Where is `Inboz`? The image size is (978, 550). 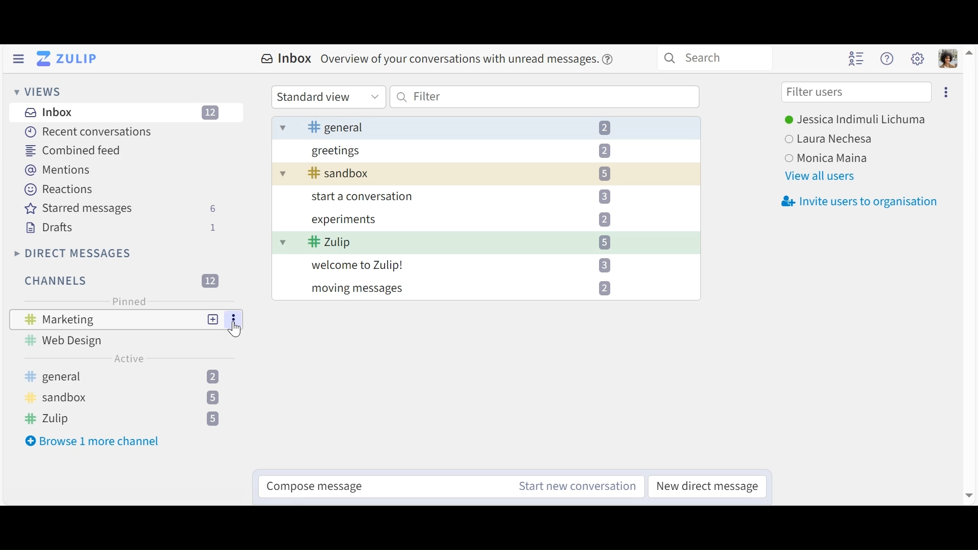
Inboz is located at coordinates (123, 114).